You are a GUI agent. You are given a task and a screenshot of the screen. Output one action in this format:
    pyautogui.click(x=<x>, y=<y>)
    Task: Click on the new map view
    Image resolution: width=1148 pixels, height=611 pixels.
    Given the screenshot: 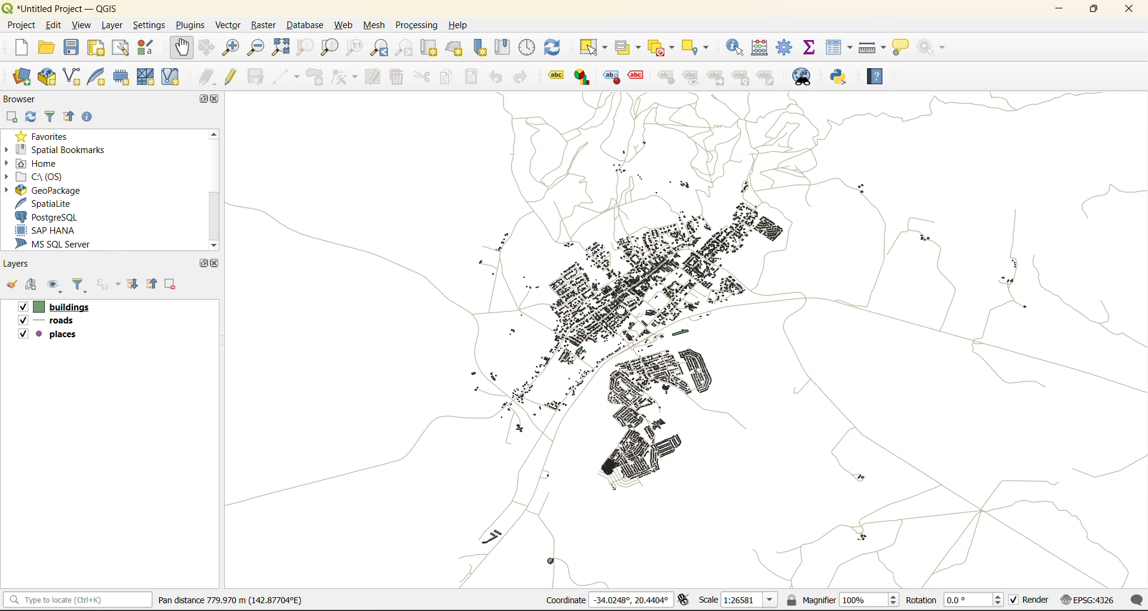 What is the action you would take?
    pyautogui.click(x=432, y=48)
    